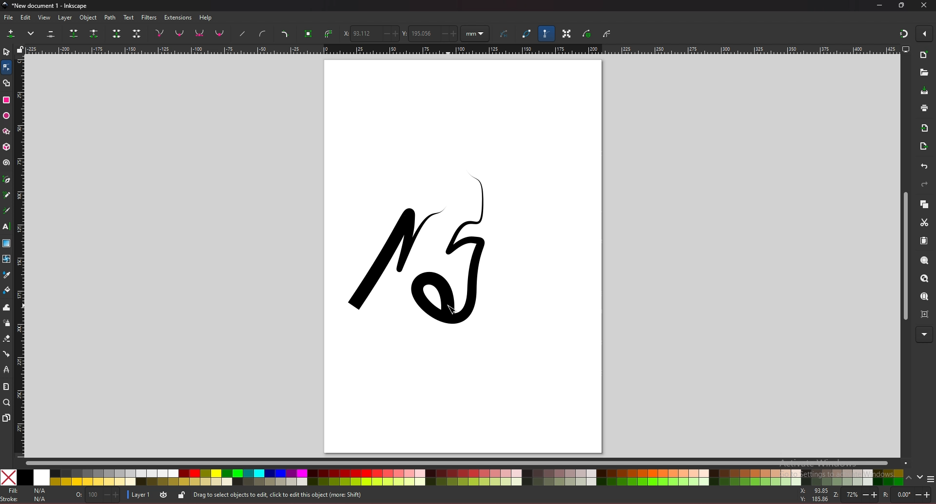 The width and height of the screenshot is (936, 504). What do you see at coordinates (6, 226) in the screenshot?
I see `text` at bounding box center [6, 226].